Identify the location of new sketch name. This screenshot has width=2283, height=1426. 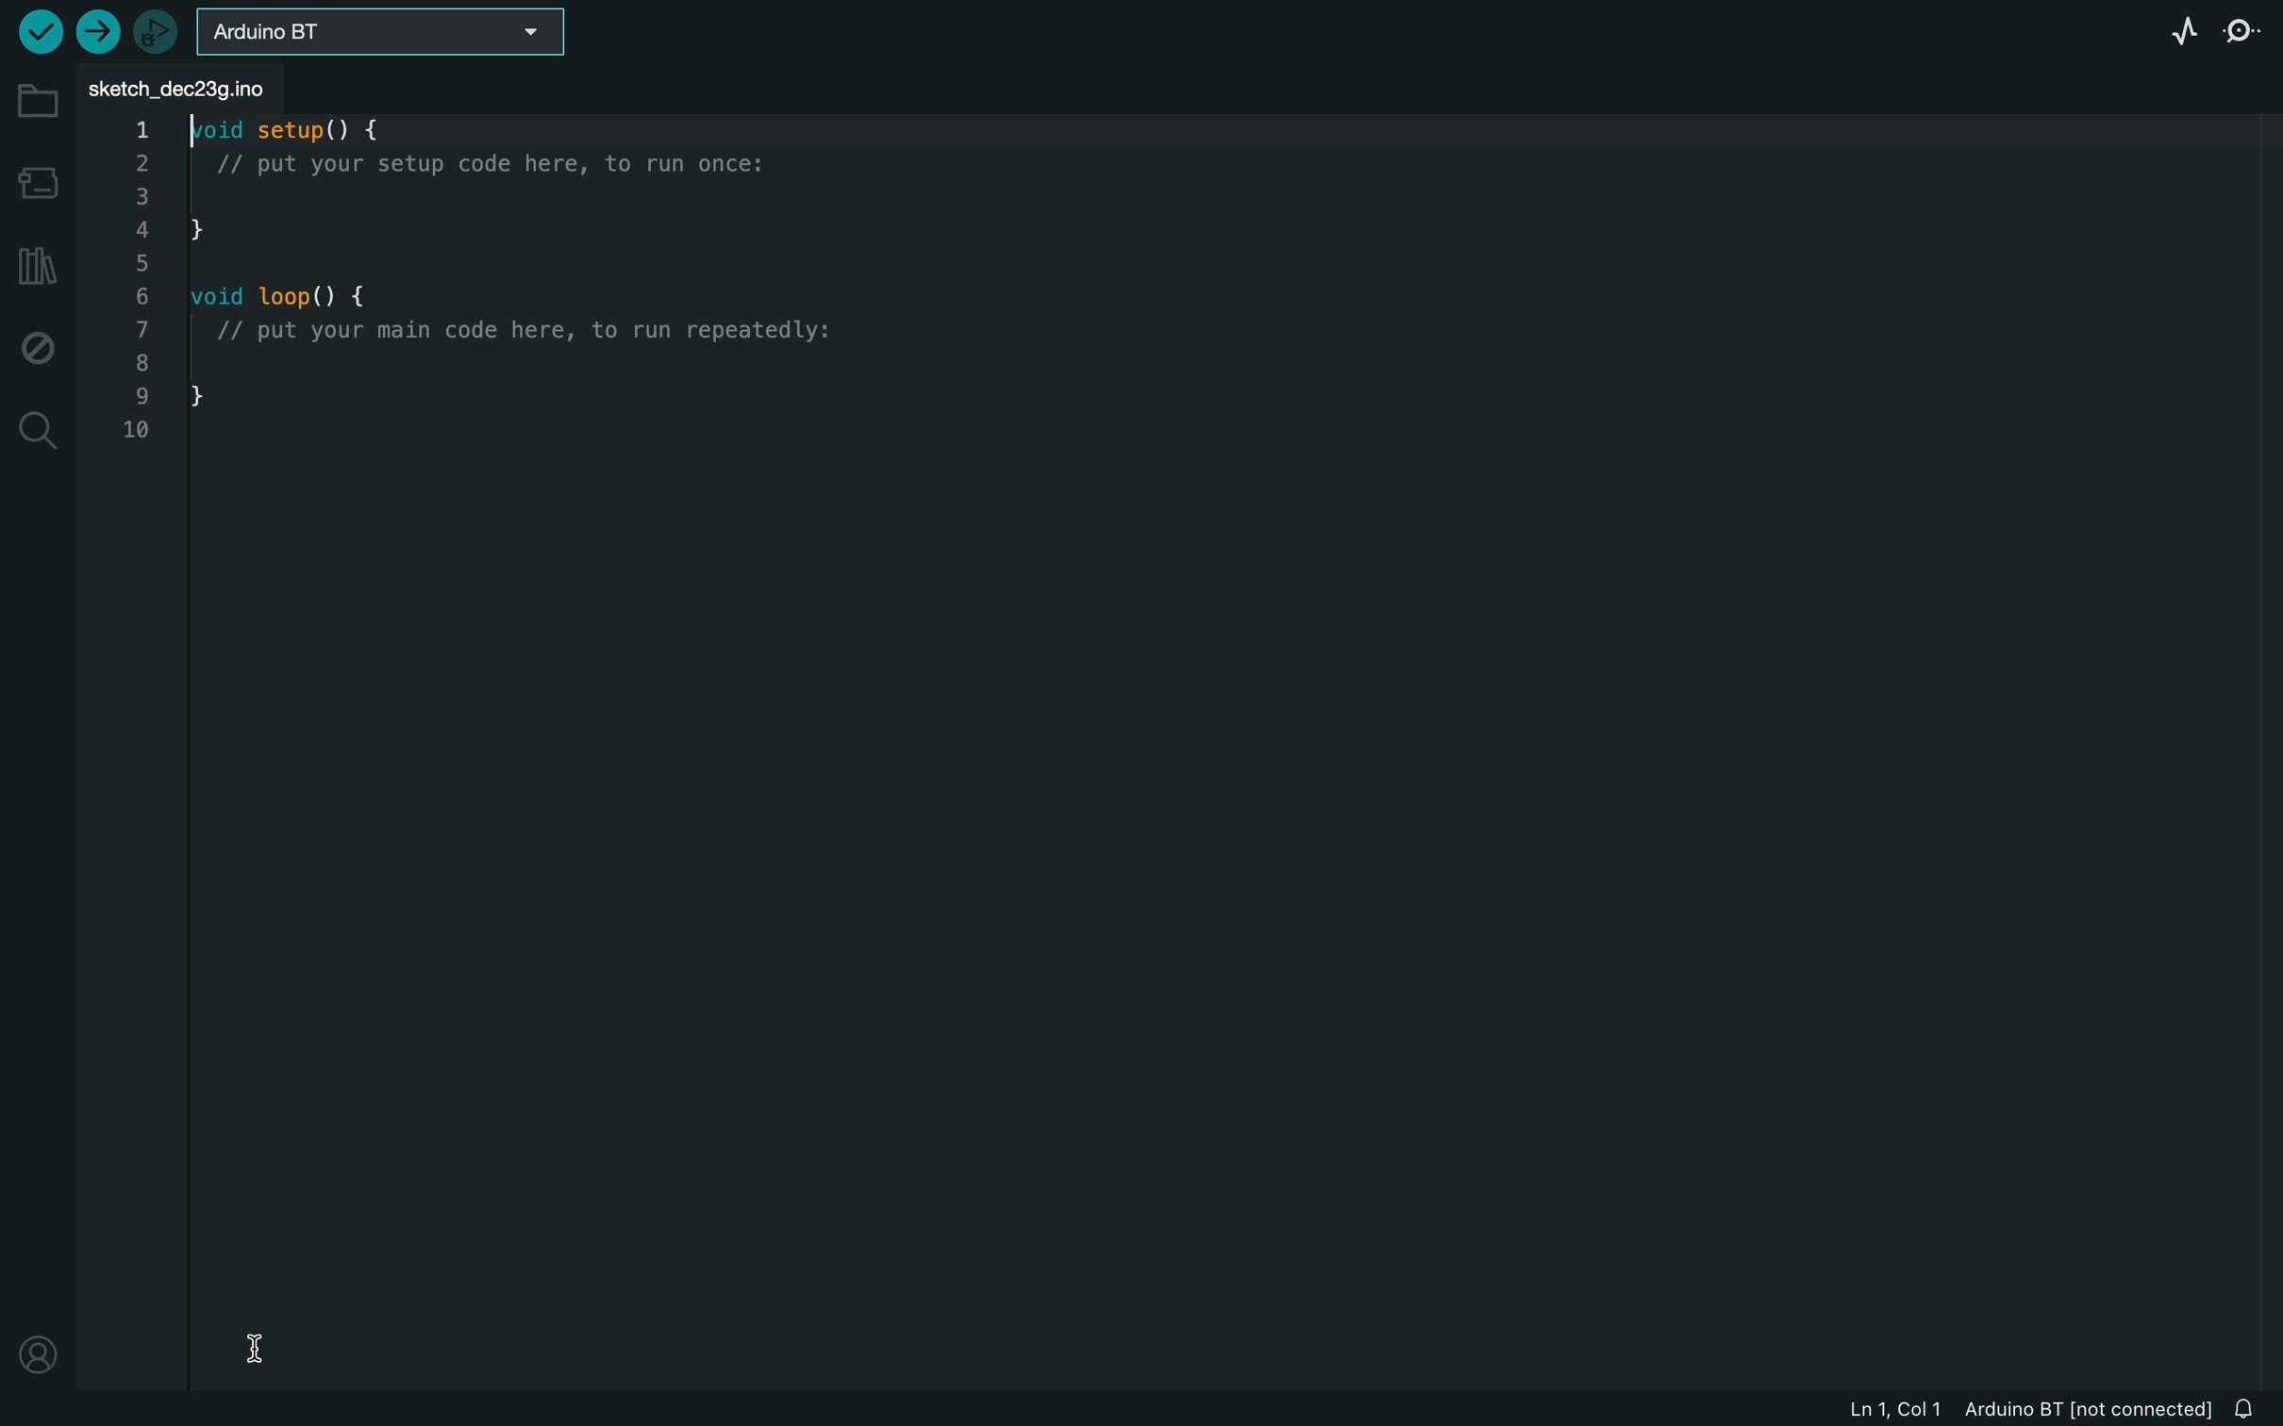
(191, 91).